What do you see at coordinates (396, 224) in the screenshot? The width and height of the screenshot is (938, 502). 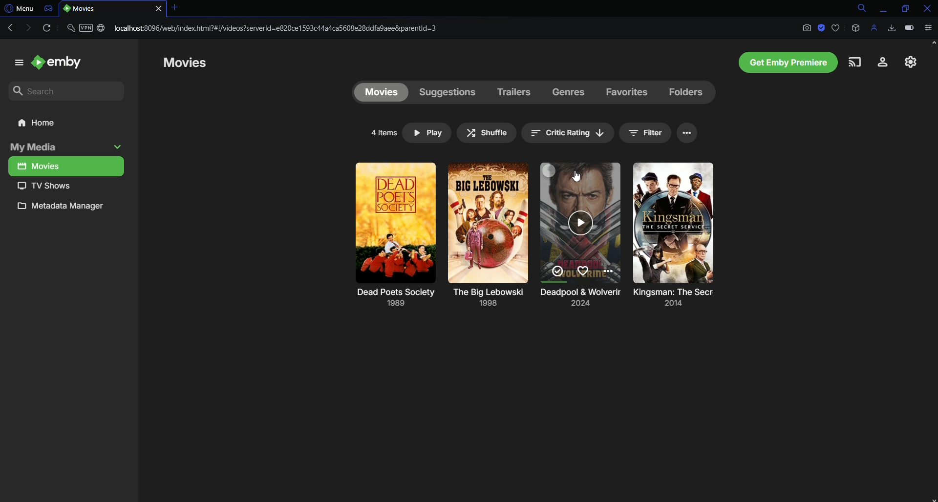 I see `movie poster` at bounding box center [396, 224].